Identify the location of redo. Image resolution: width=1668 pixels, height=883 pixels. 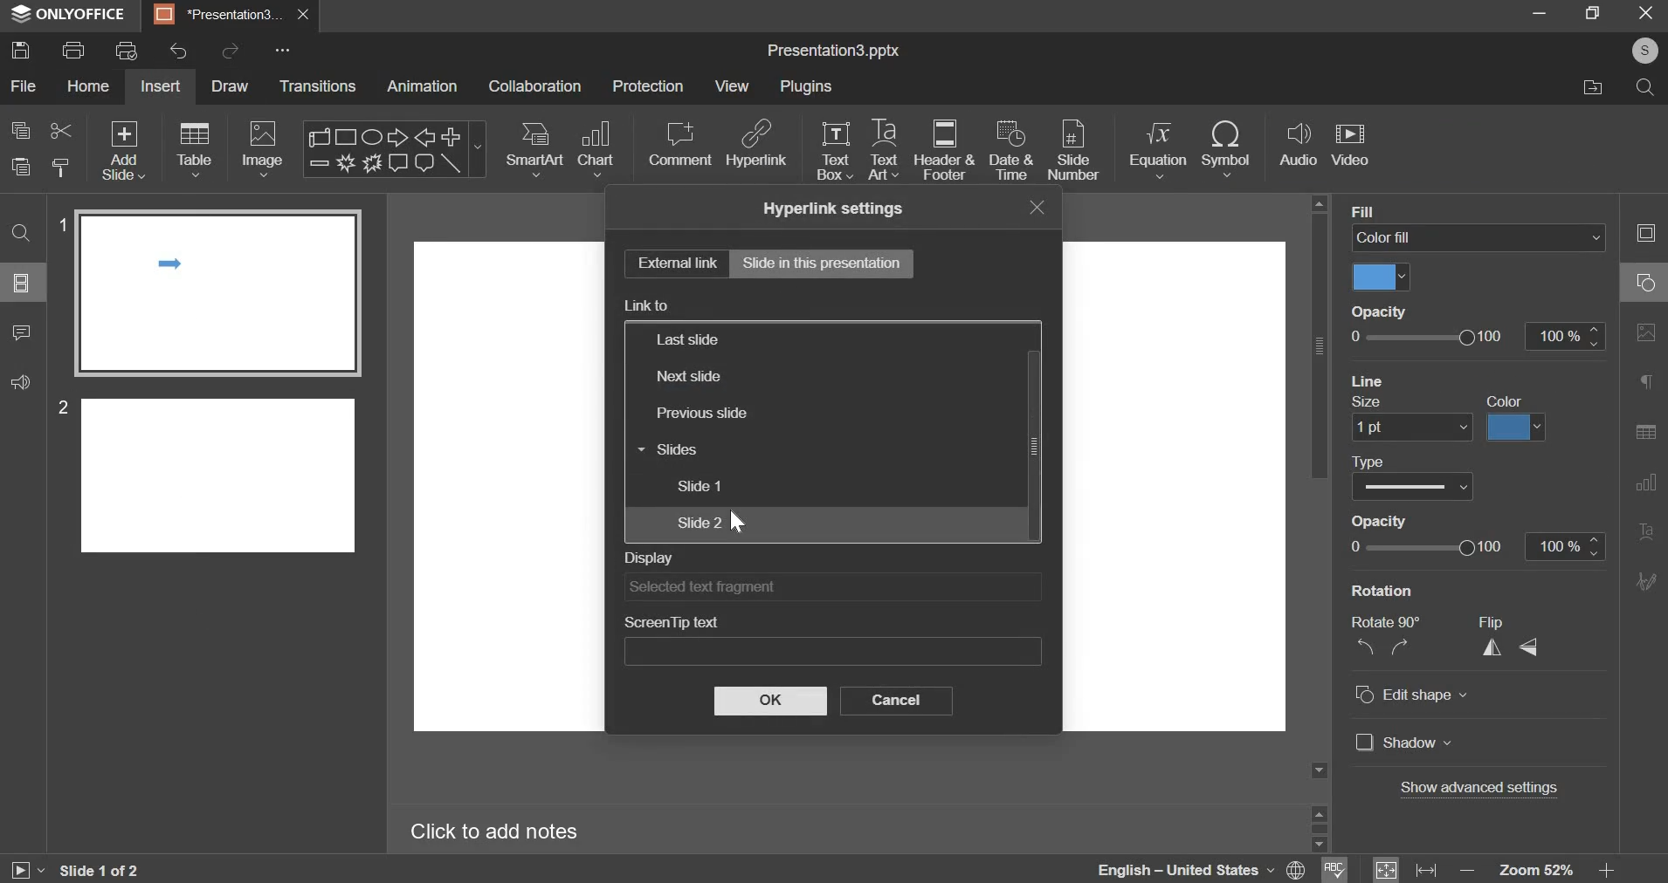
(232, 49).